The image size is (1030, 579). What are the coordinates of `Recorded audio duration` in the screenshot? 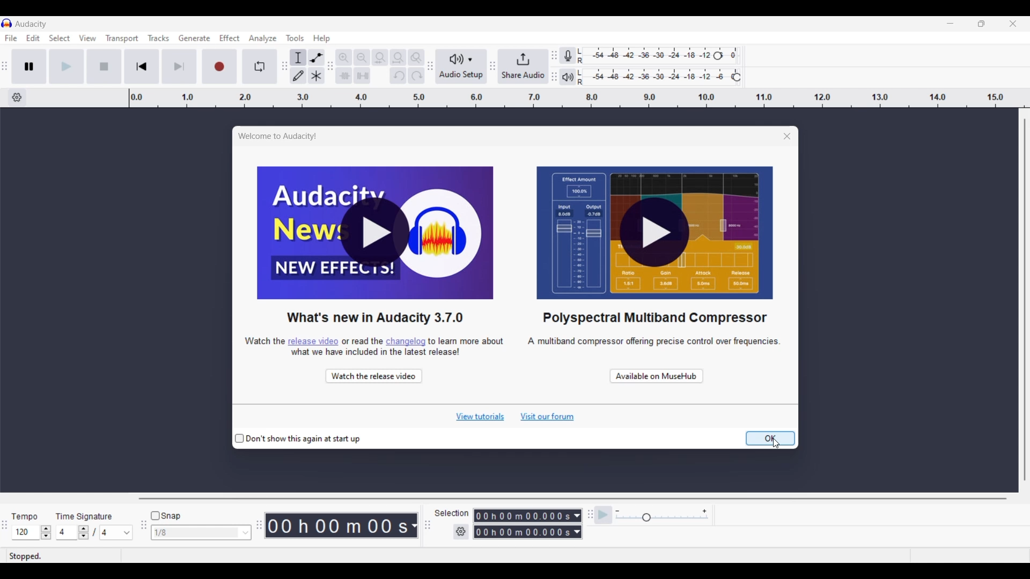 It's located at (337, 526).